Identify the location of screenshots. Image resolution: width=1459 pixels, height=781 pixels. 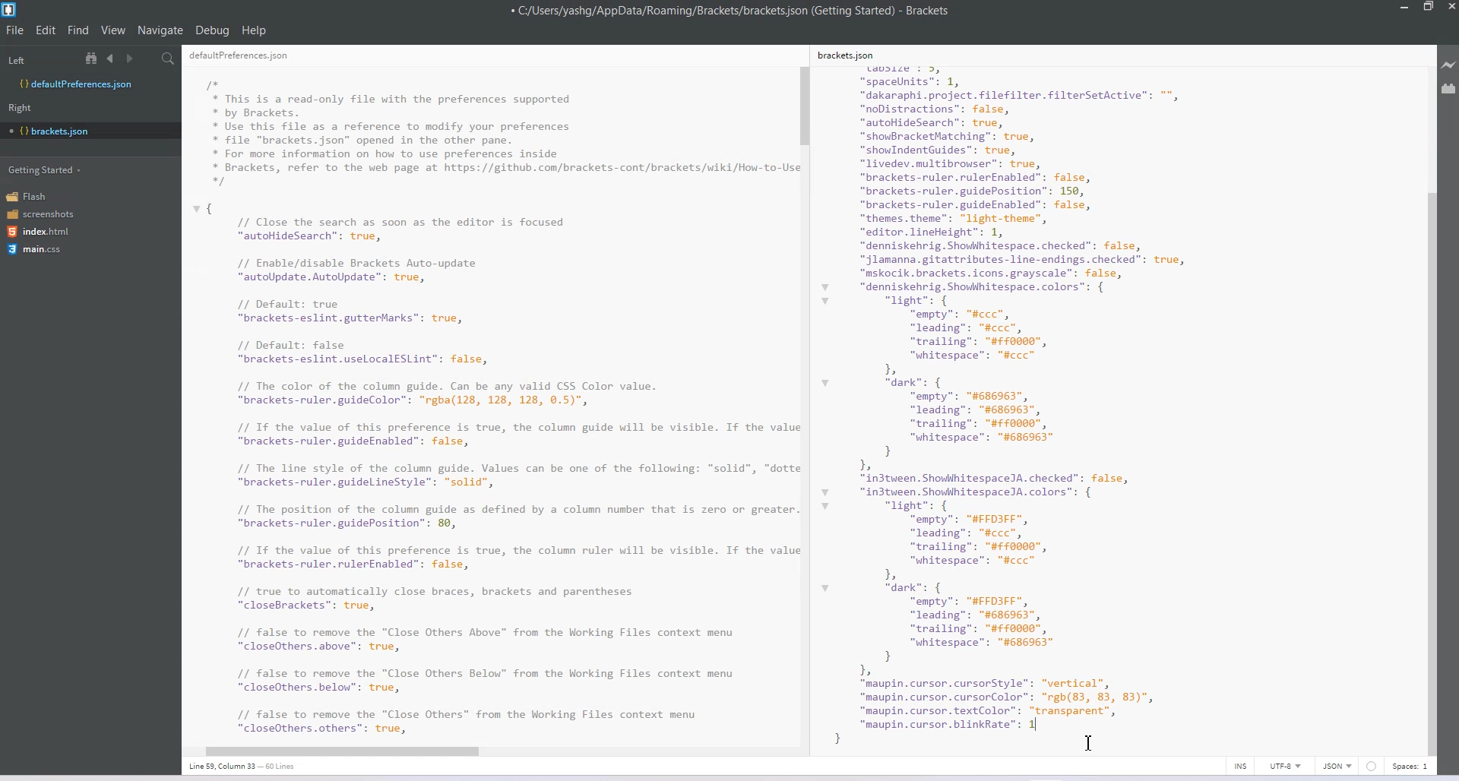
(42, 215).